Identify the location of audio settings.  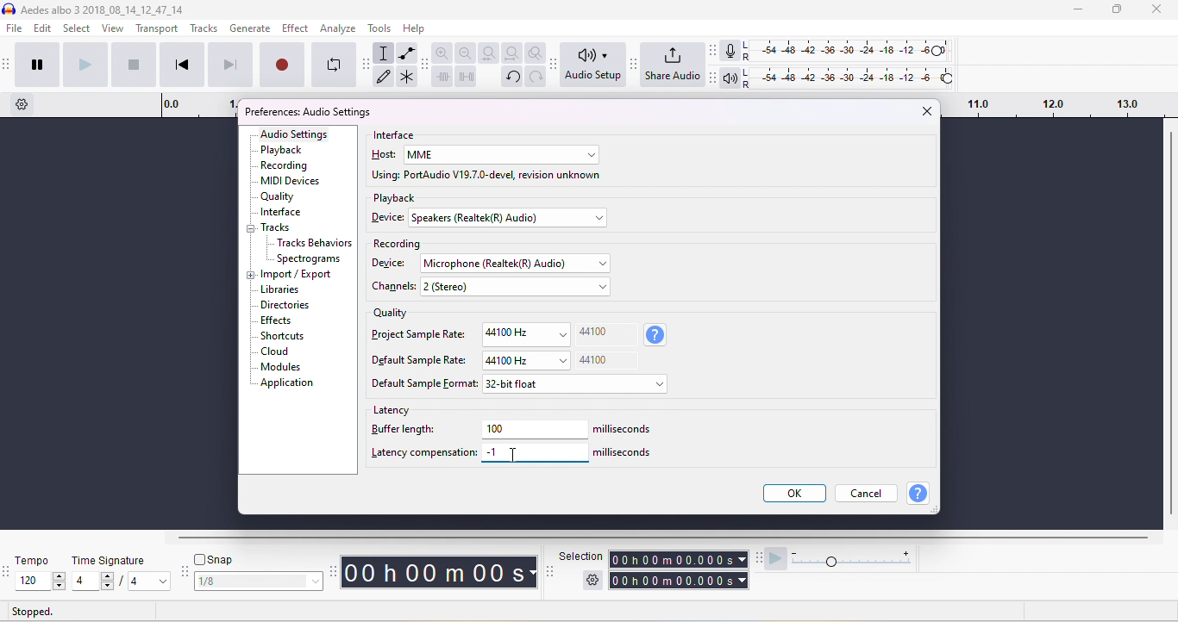
(295, 134).